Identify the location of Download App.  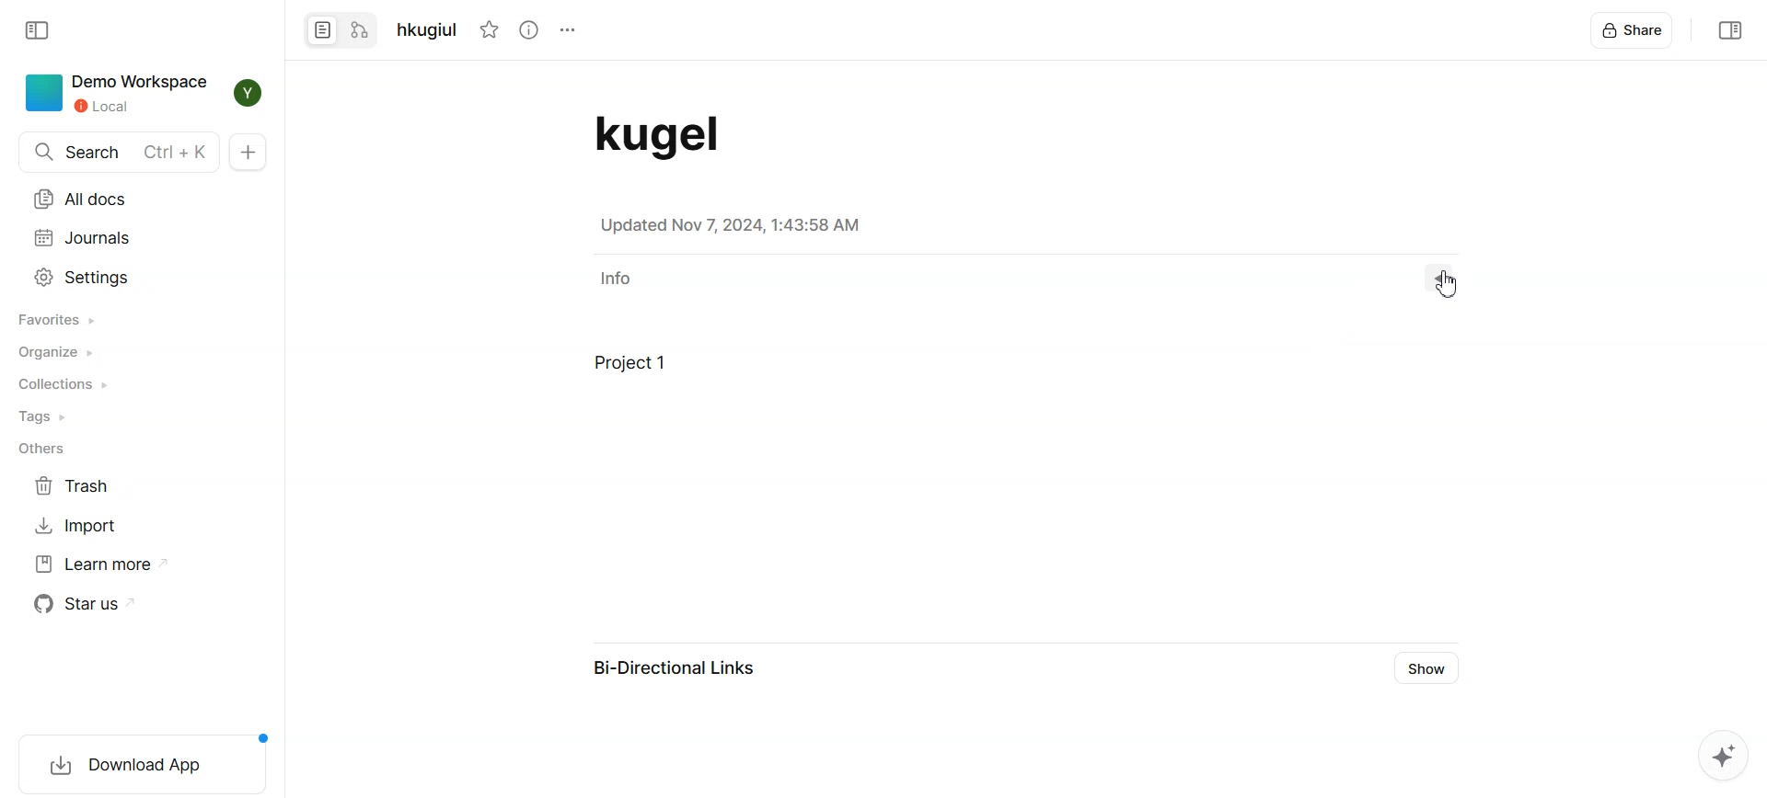
(142, 761).